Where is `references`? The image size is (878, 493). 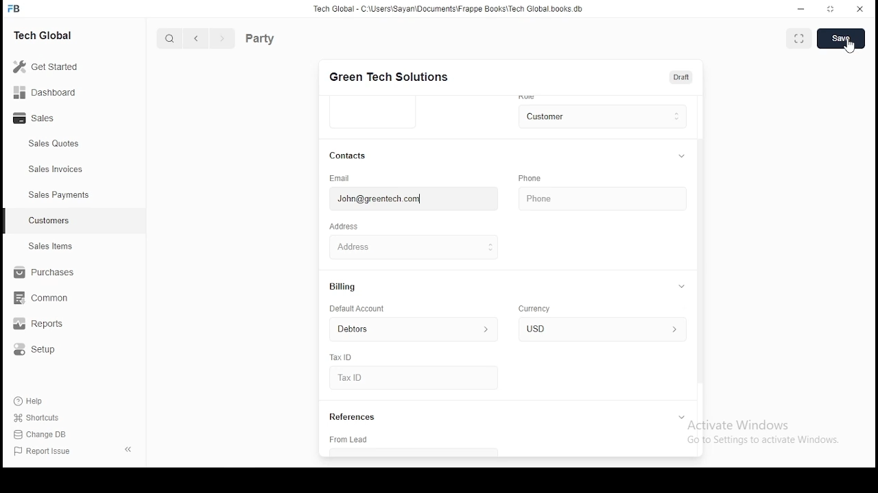 references is located at coordinates (360, 417).